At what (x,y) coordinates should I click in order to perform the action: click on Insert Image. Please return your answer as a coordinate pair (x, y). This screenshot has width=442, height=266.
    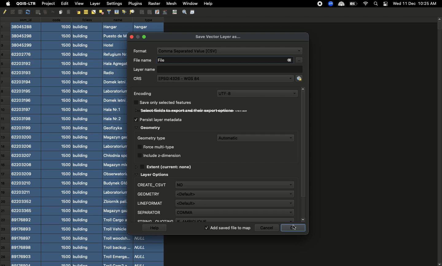
    Looking at the image, I should click on (61, 12).